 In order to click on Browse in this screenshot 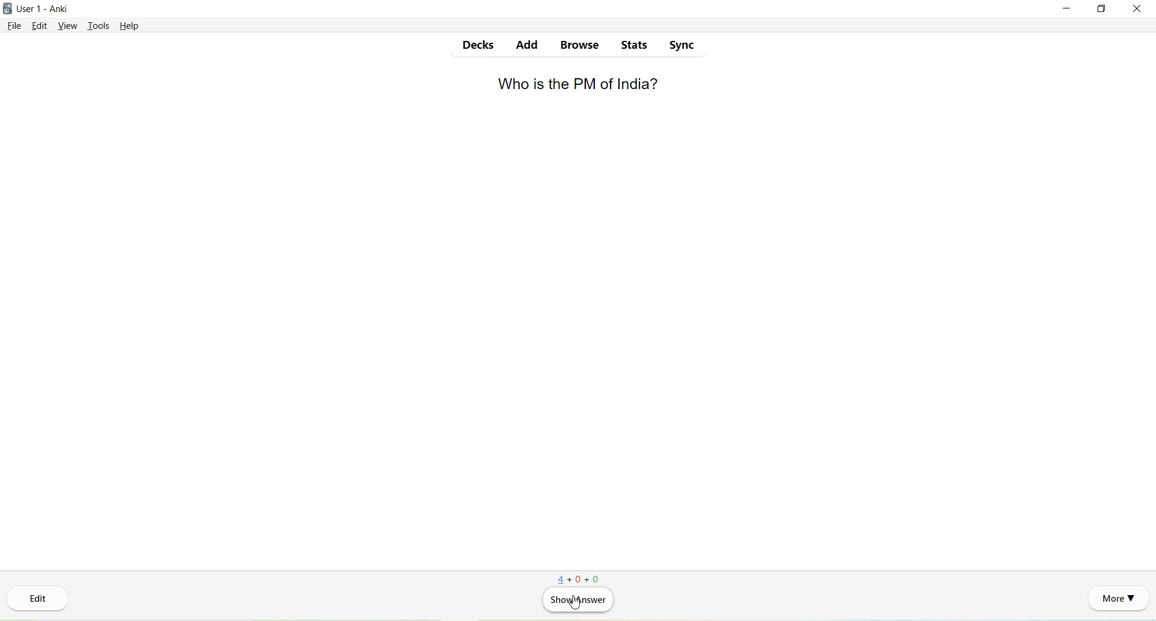, I will do `click(580, 46)`.